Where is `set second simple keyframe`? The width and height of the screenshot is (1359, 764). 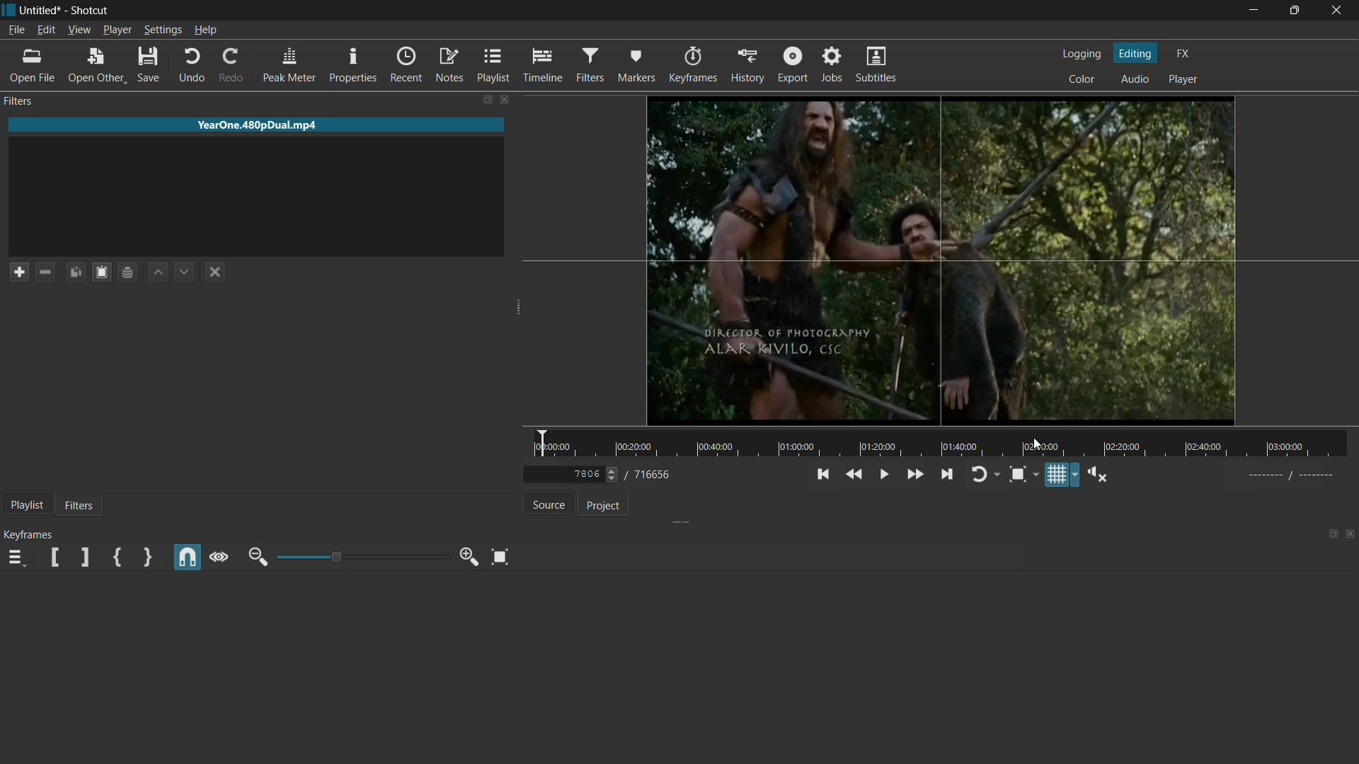 set second simple keyframe is located at coordinates (147, 557).